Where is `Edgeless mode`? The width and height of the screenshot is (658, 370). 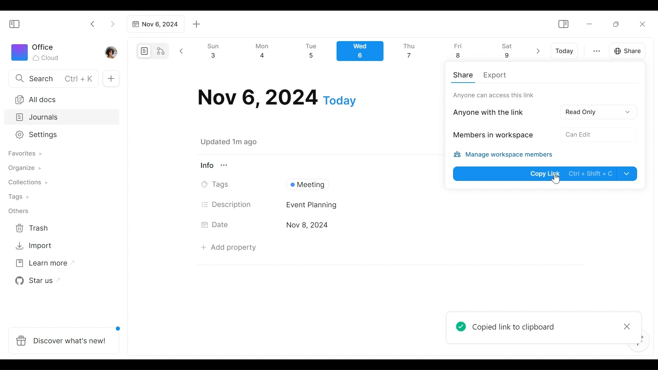
Edgeless mode is located at coordinates (161, 51).